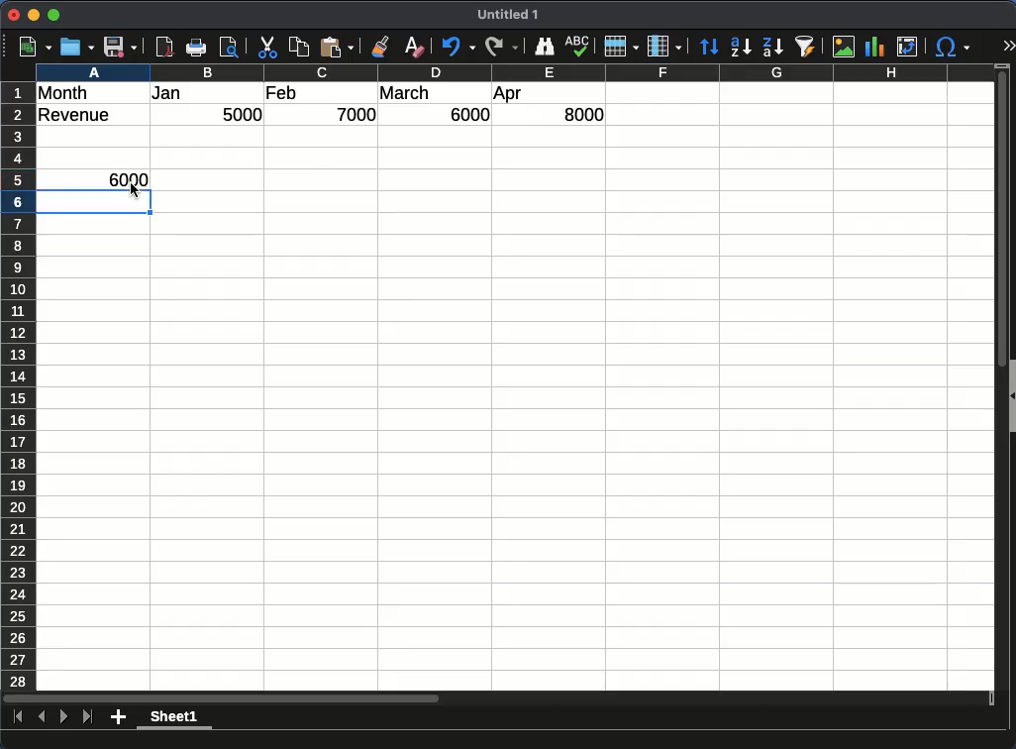  Describe the element at coordinates (953, 47) in the screenshot. I see `special character` at that location.